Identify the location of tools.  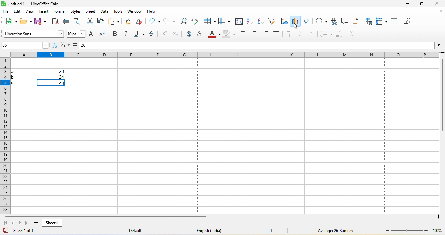
(118, 12).